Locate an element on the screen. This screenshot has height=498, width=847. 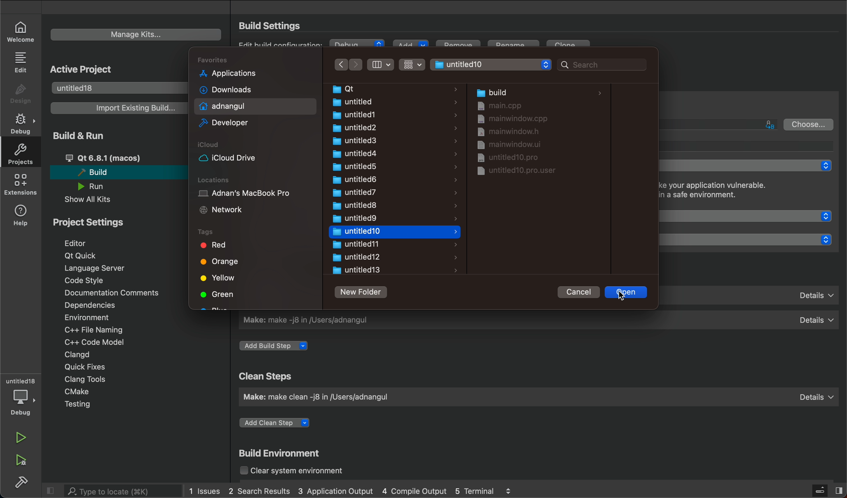
5 Terminal is located at coordinates (473, 490).